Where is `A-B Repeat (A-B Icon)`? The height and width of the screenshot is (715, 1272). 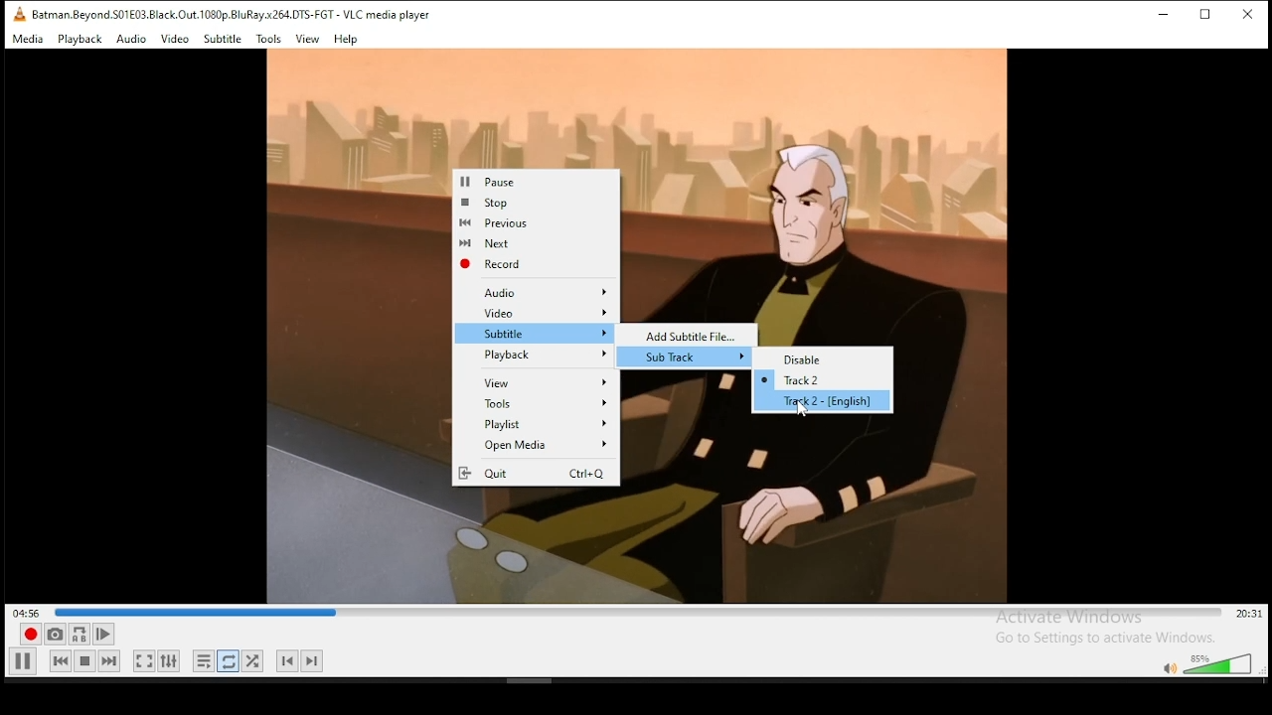
A-B Repeat (A-B Icon) is located at coordinates (80, 635).